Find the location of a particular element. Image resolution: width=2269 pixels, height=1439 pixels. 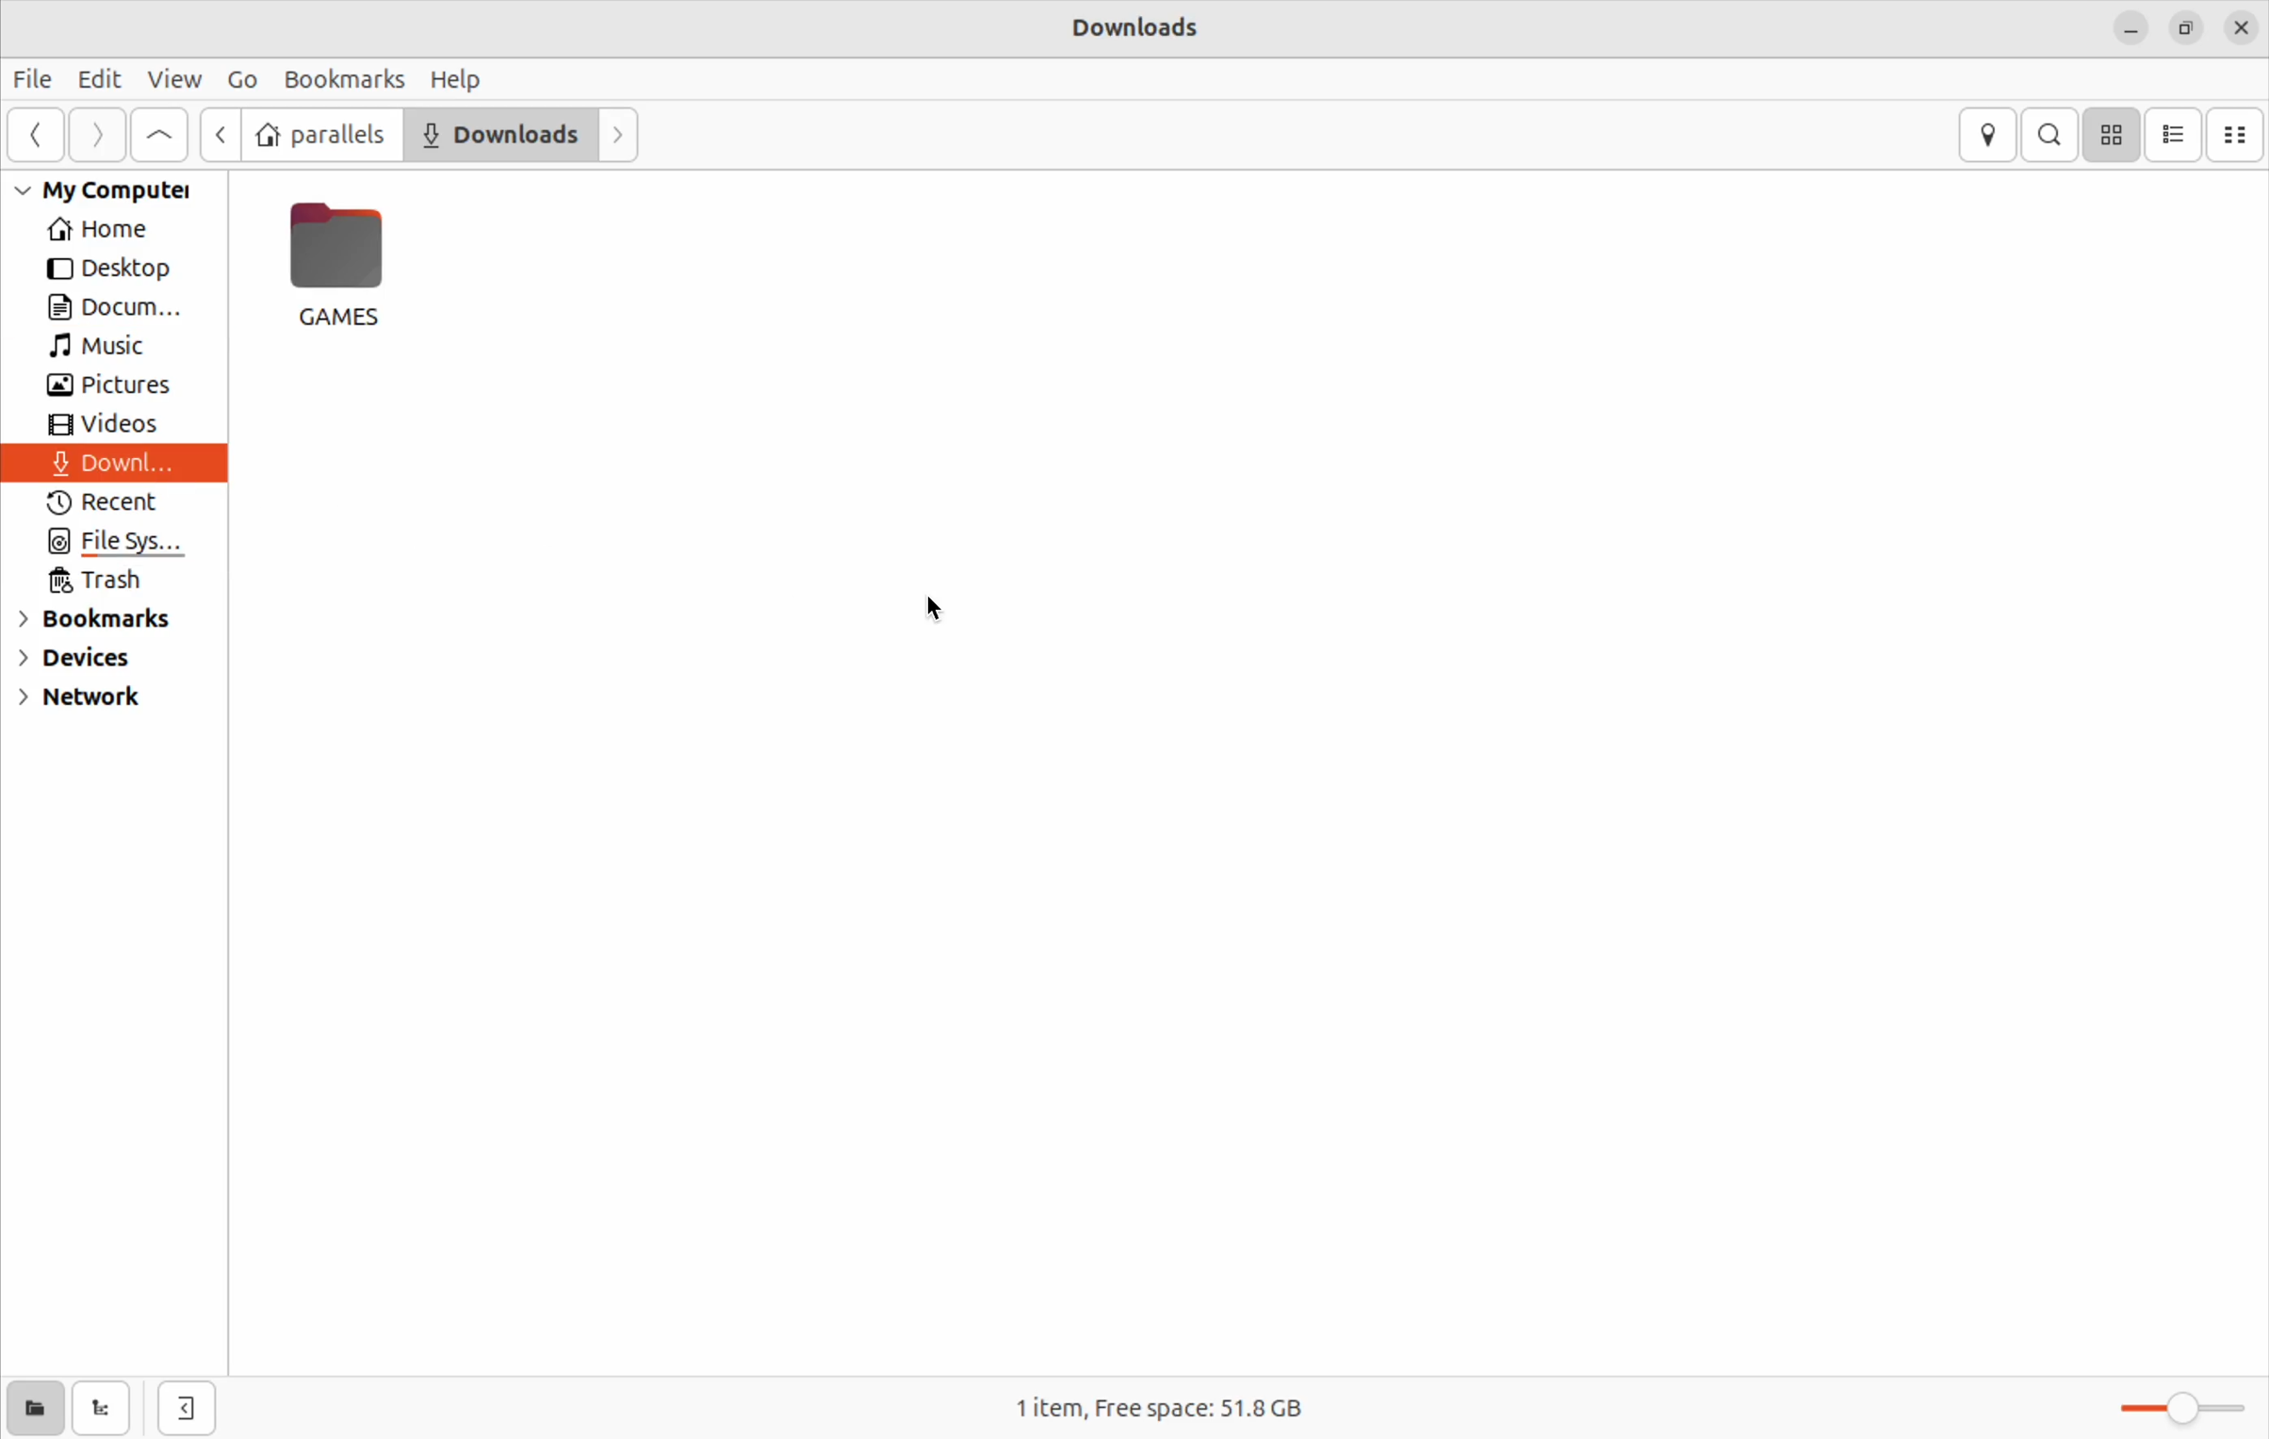

list view is located at coordinates (2173, 134).